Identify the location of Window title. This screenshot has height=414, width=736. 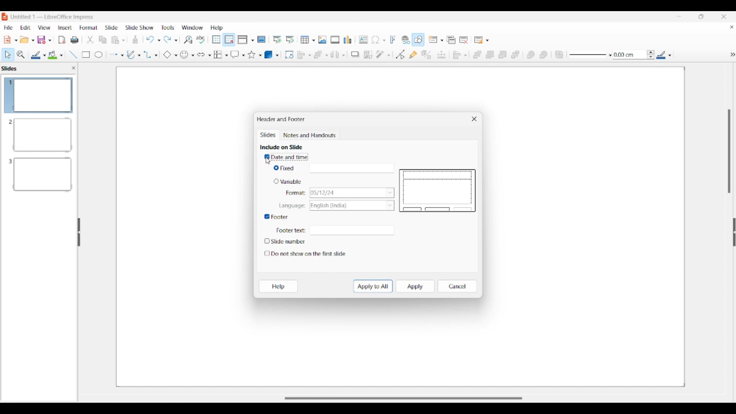
(281, 119).